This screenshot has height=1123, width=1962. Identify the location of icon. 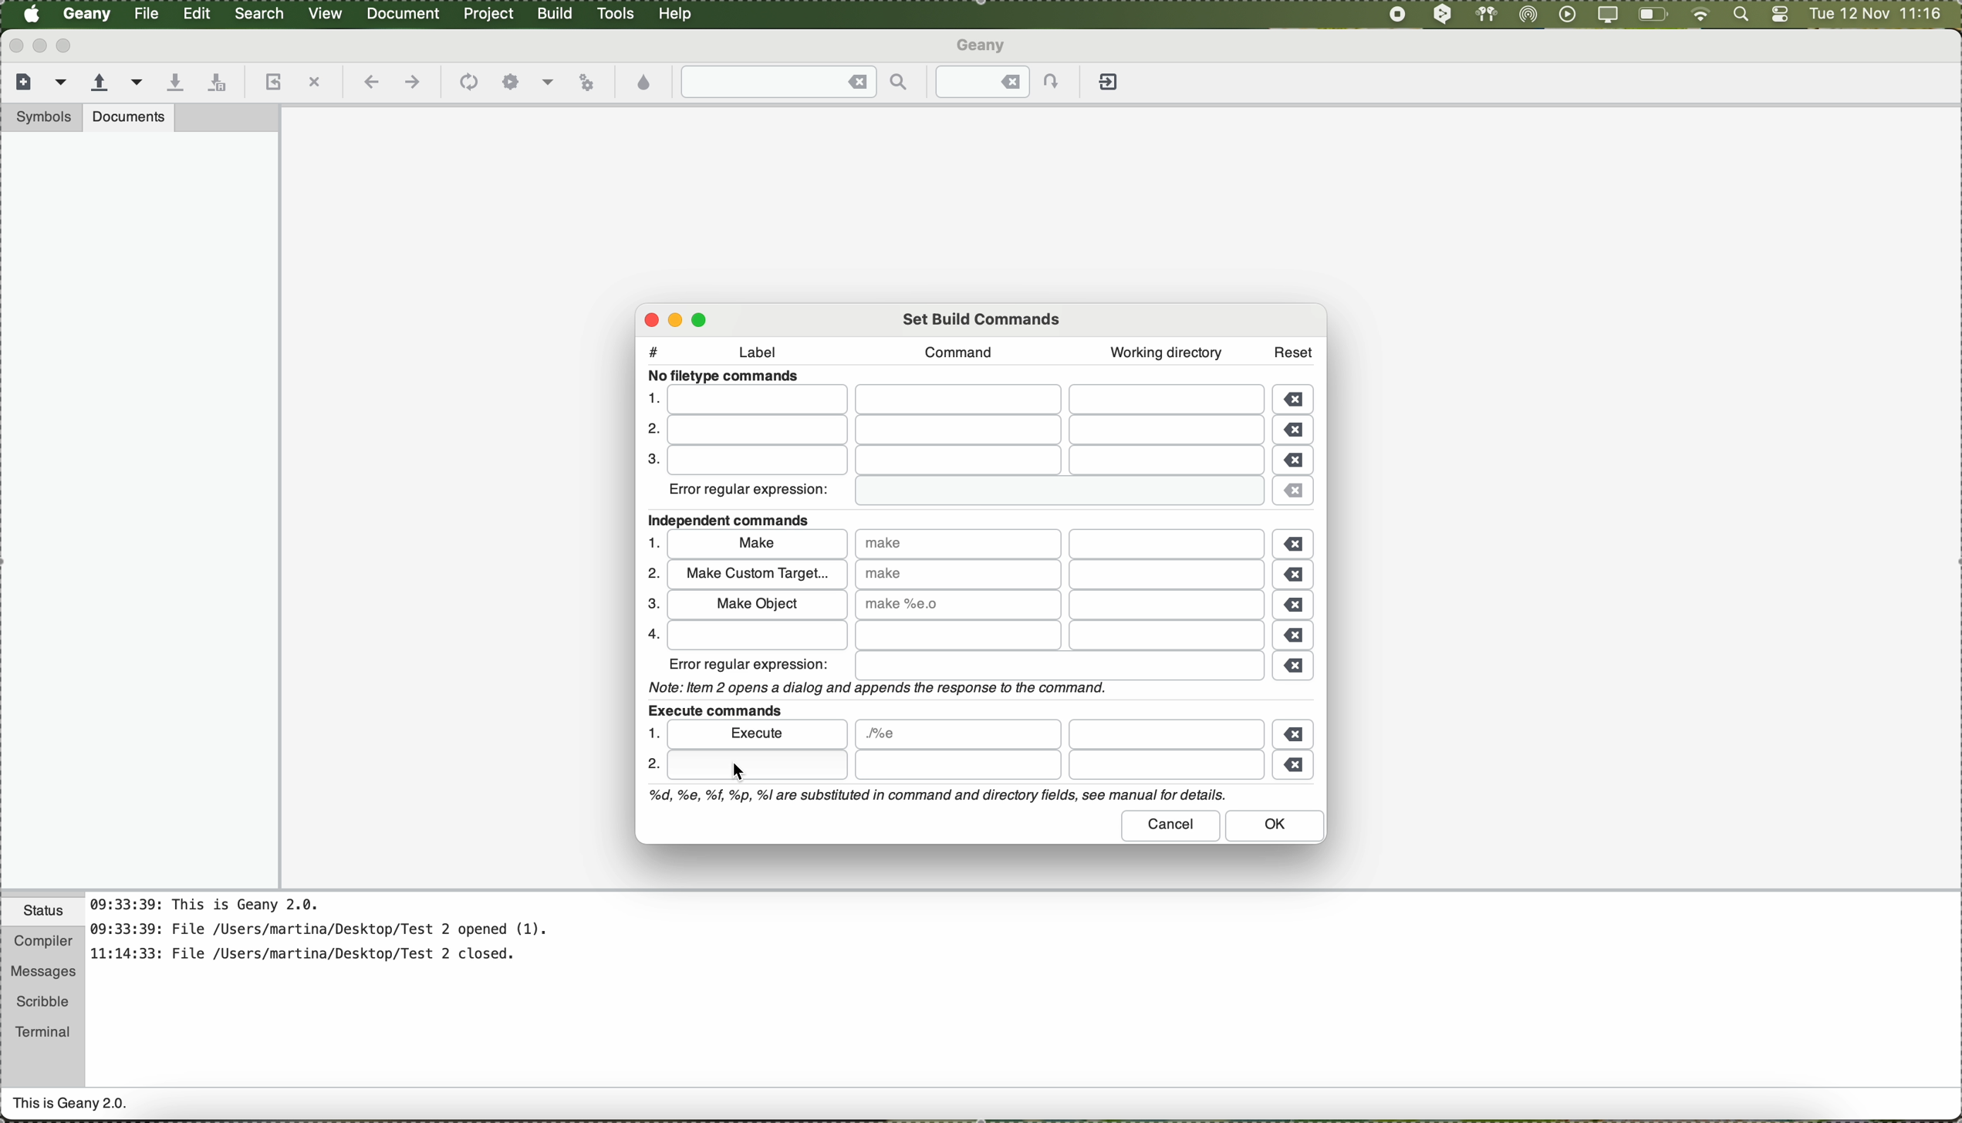
(466, 83).